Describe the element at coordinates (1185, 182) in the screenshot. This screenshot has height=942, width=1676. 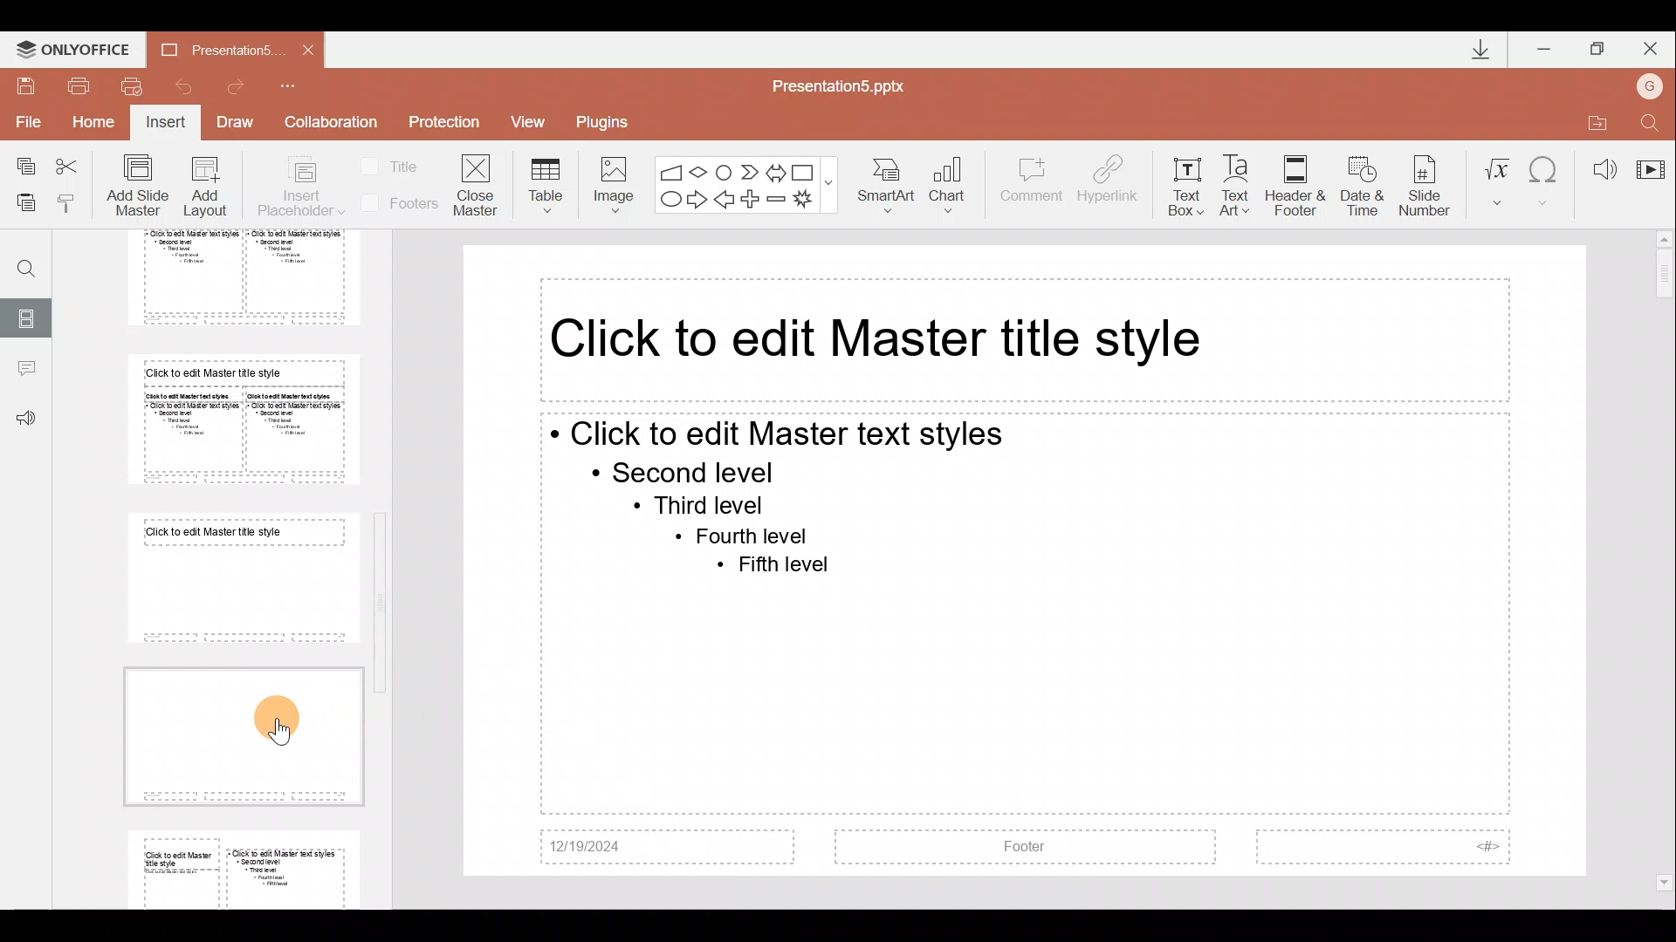
I see `Text box` at that location.